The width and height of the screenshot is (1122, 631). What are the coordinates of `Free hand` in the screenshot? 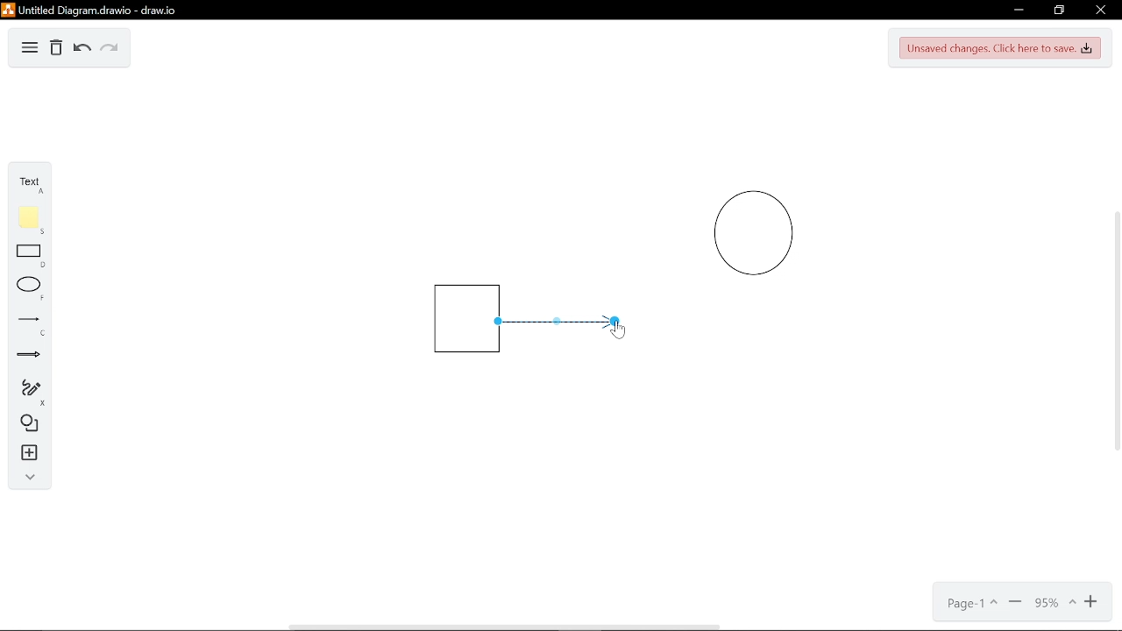 It's located at (24, 391).